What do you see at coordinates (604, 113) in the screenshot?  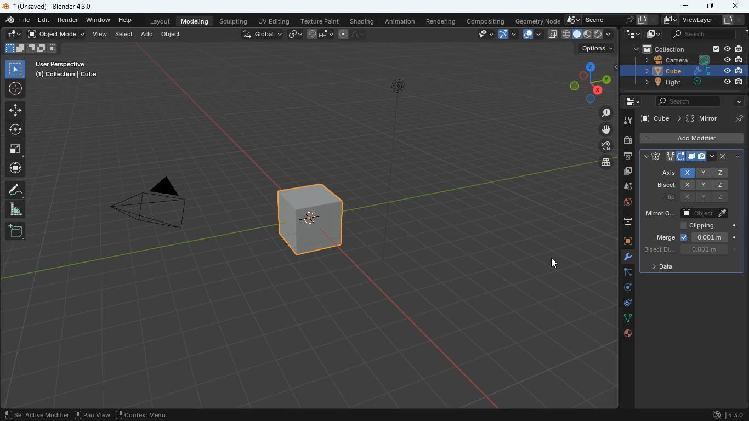 I see `zoom` at bounding box center [604, 113].